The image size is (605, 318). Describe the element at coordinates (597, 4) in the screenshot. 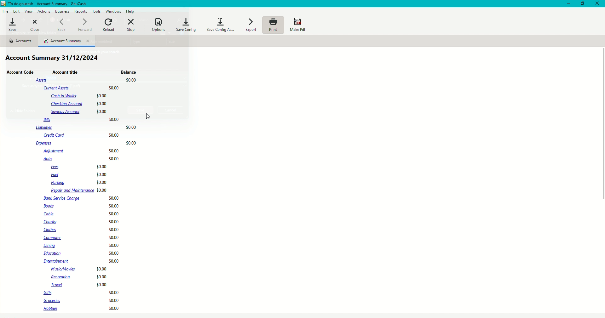

I see `Close` at that location.